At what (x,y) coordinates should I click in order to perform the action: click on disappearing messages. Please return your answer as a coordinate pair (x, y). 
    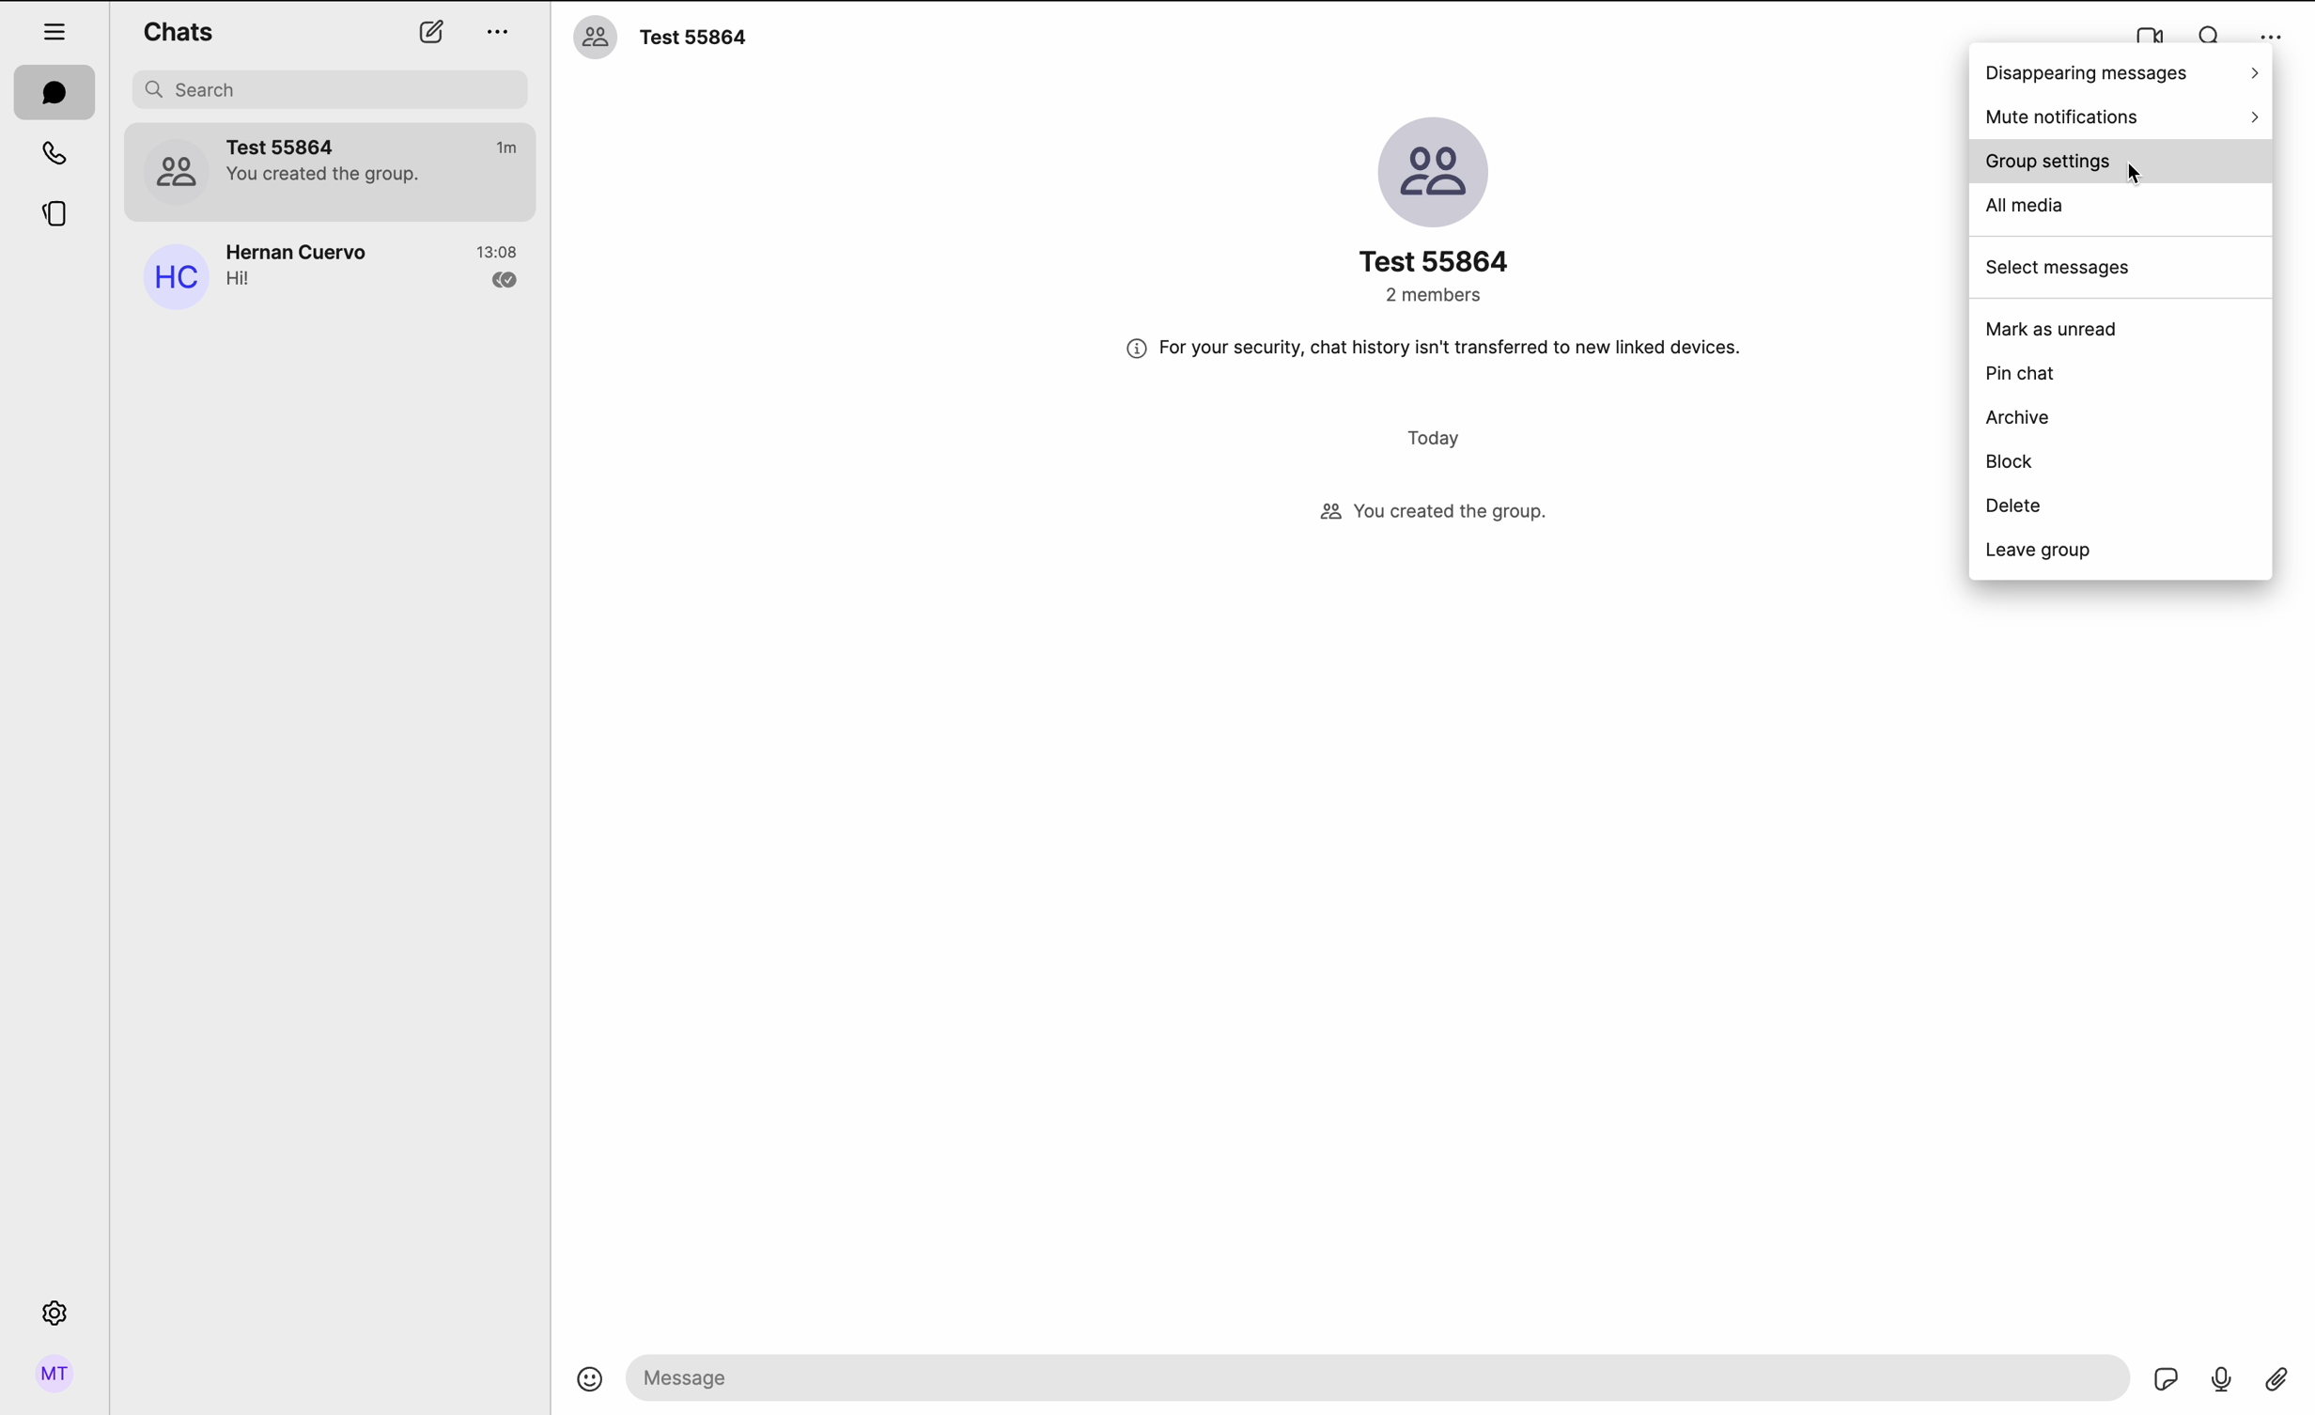
    Looking at the image, I should click on (2121, 73).